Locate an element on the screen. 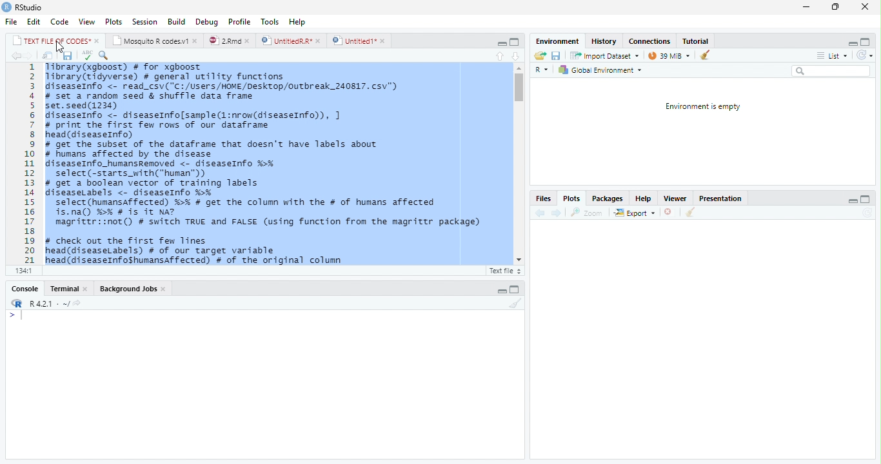 Image resolution: width=881 pixels, height=464 pixels. Tools is located at coordinates (270, 21).